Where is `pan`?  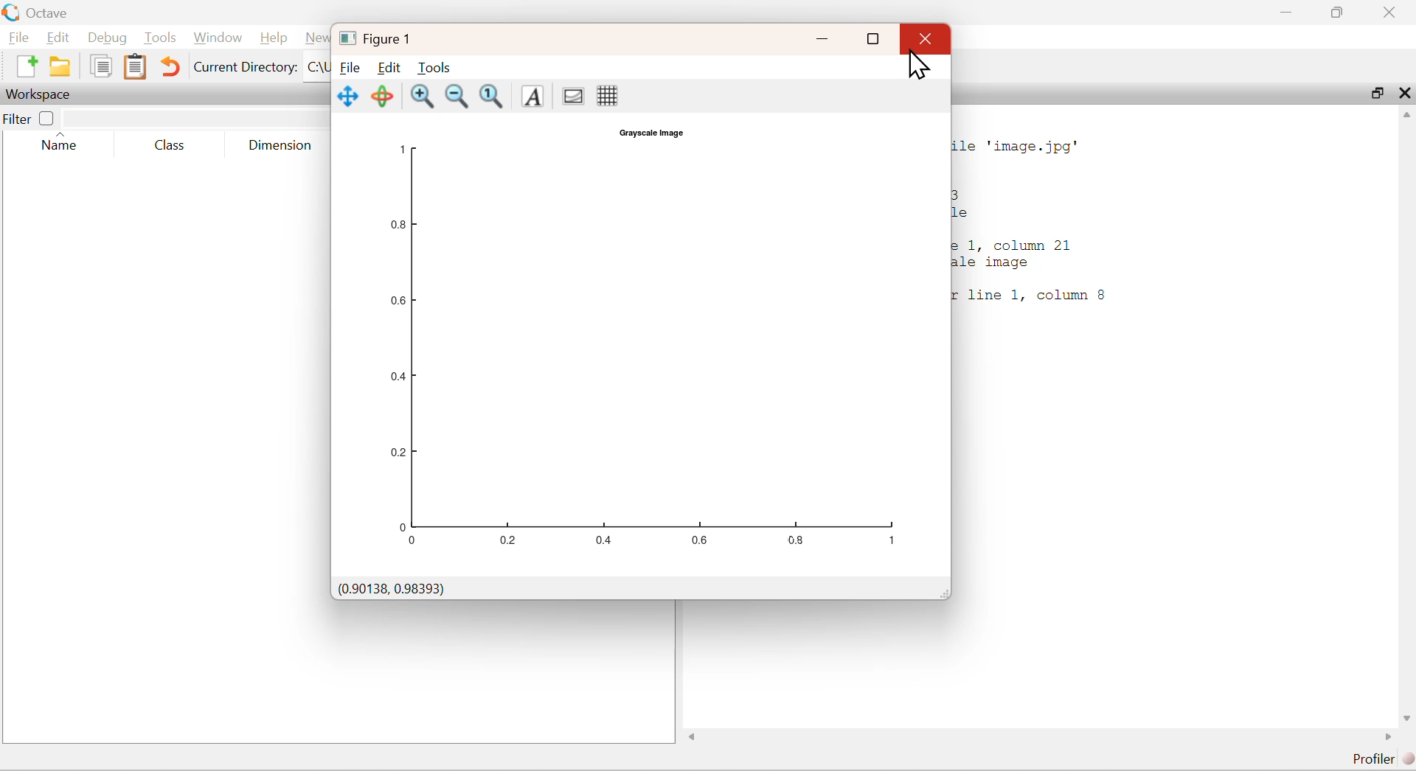
pan is located at coordinates (349, 96).